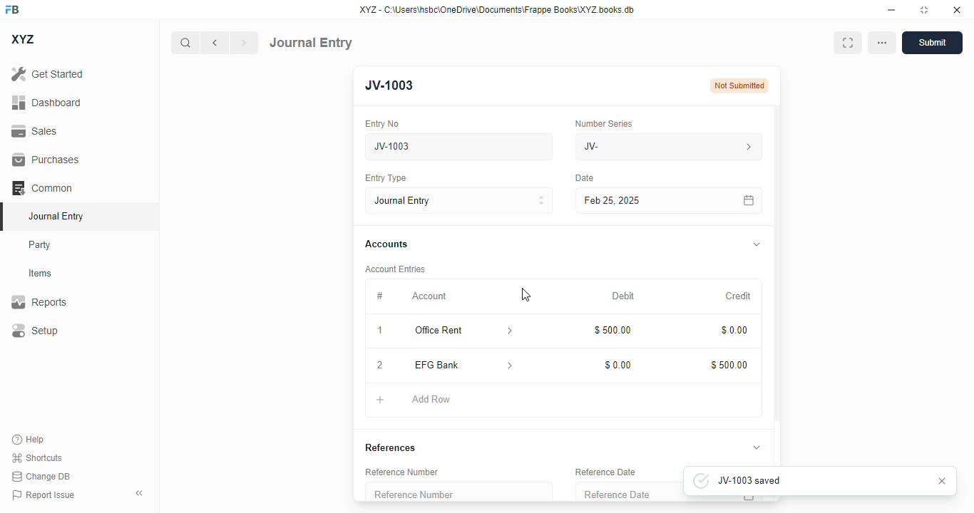 The height and width of the screenshot is (513, 974). I want to click on entry type, so click(458, 200).